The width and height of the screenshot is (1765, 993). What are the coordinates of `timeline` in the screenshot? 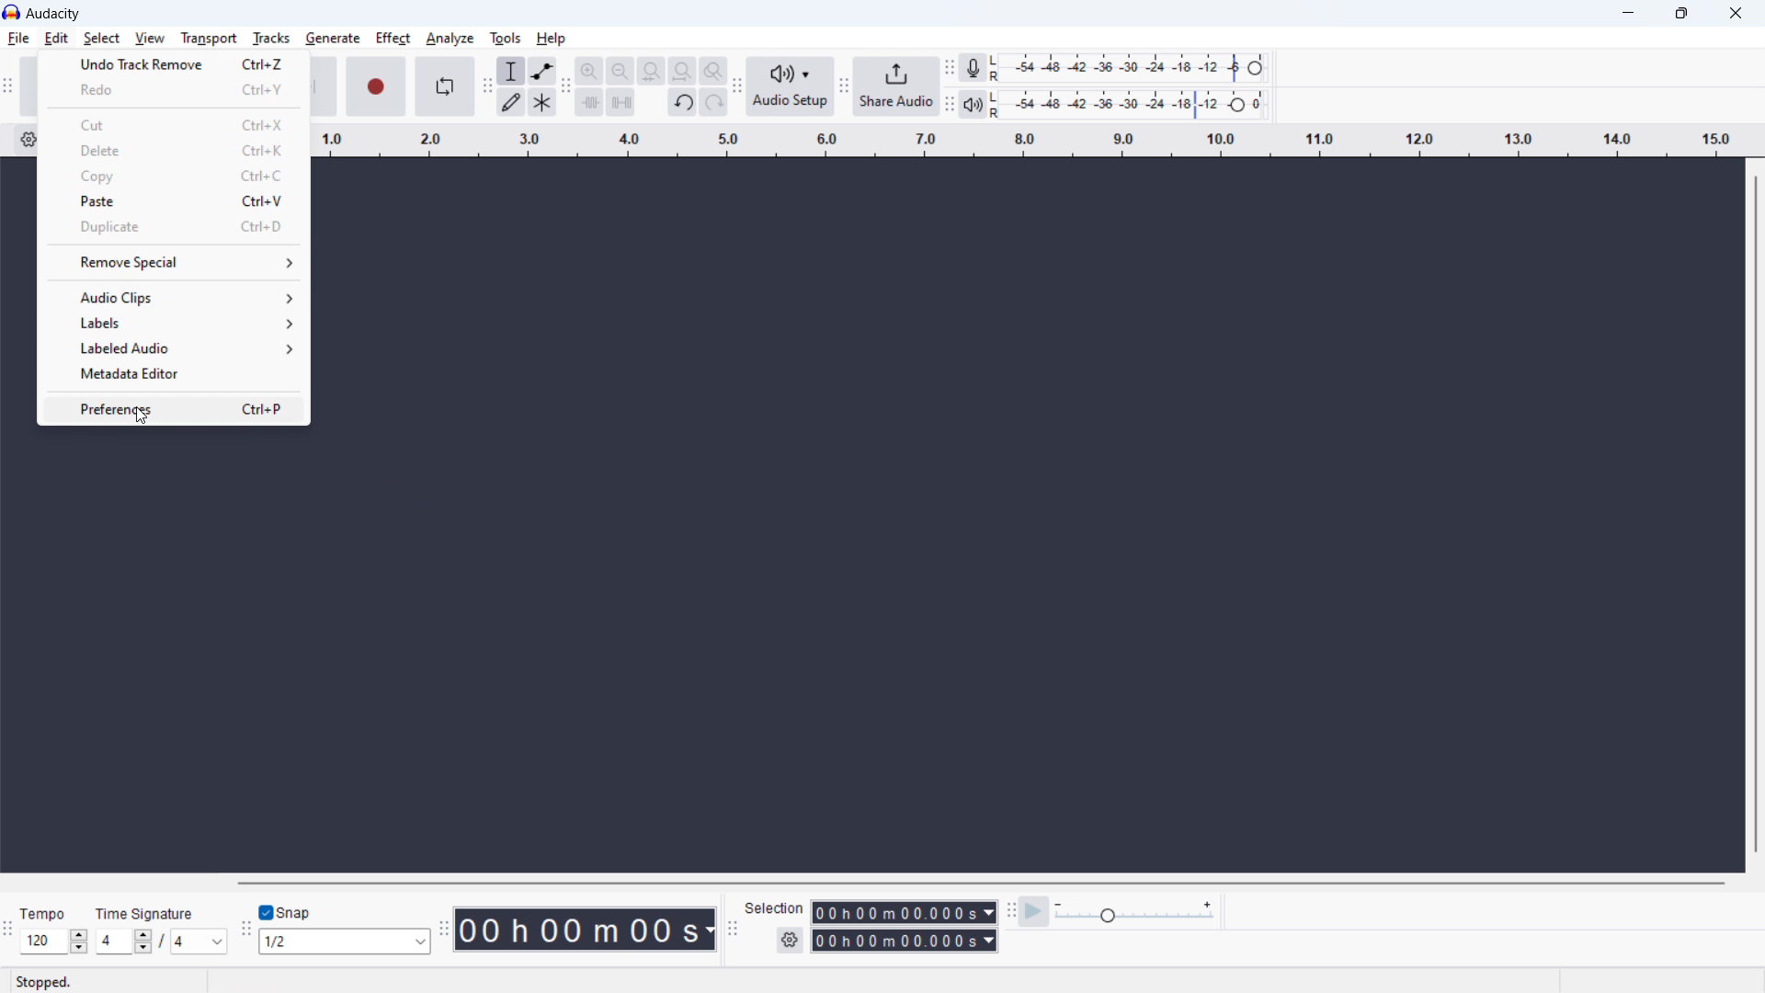 It's located at (1028, 140).